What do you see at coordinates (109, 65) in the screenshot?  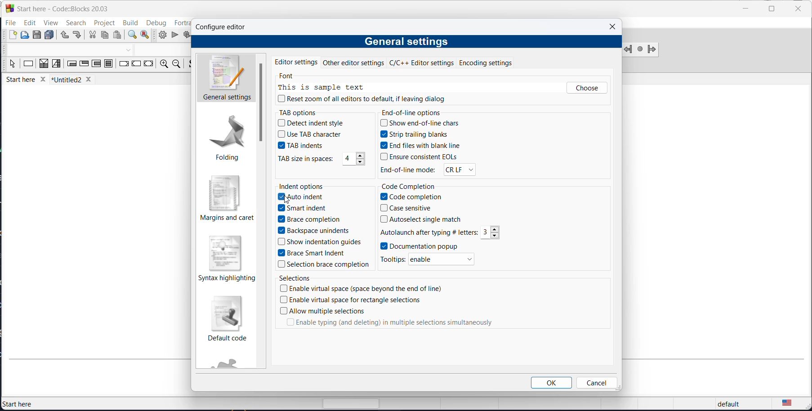 I see `block instruction` at bounding box center [109, 65].